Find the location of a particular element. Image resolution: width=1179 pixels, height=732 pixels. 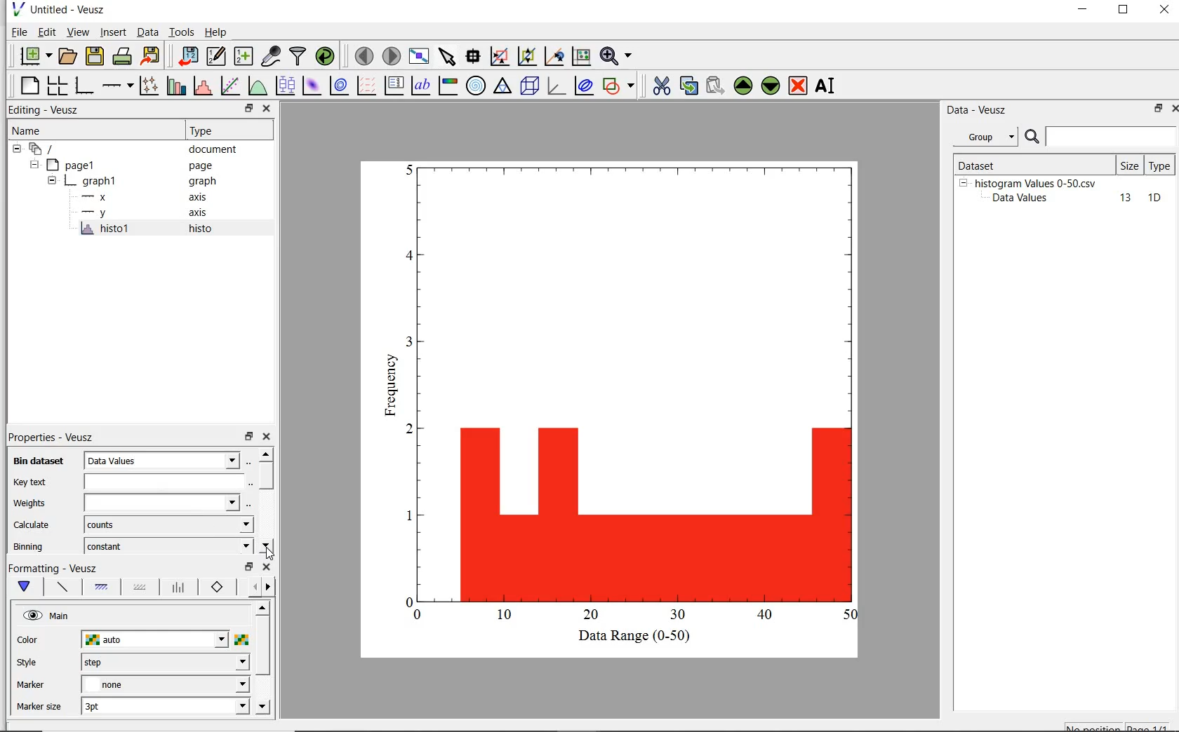

blank page is located at coordinates (30, 86).